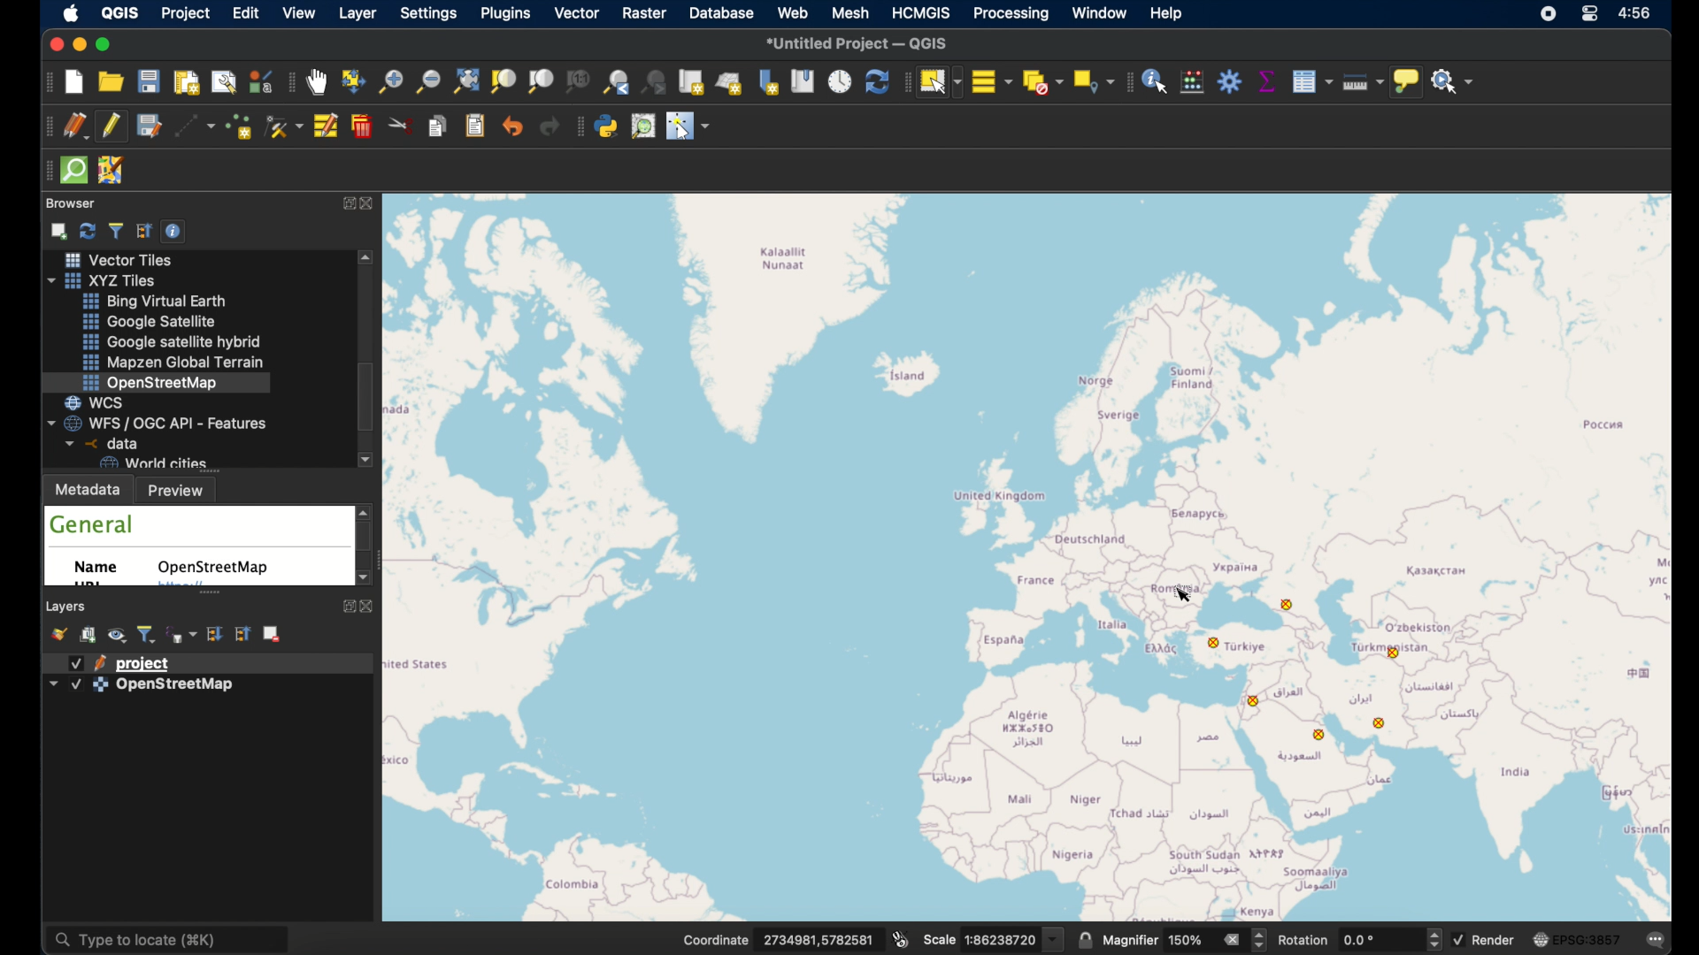 The width and height of the screenshot is (1699, 955). What do you see at coordinates (1638, 15) in the screenshot?
I see `time` at bounding box center [1638, 15].